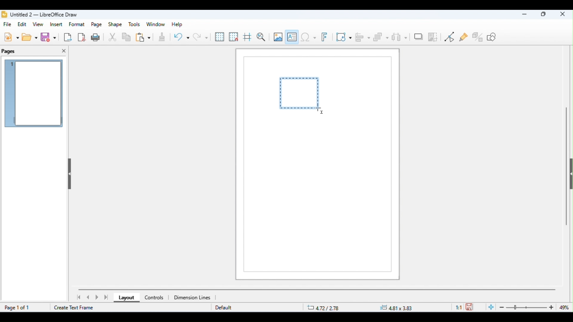 This screenshot has width=573, height=322. I want to click on pages, so click(9, 52).